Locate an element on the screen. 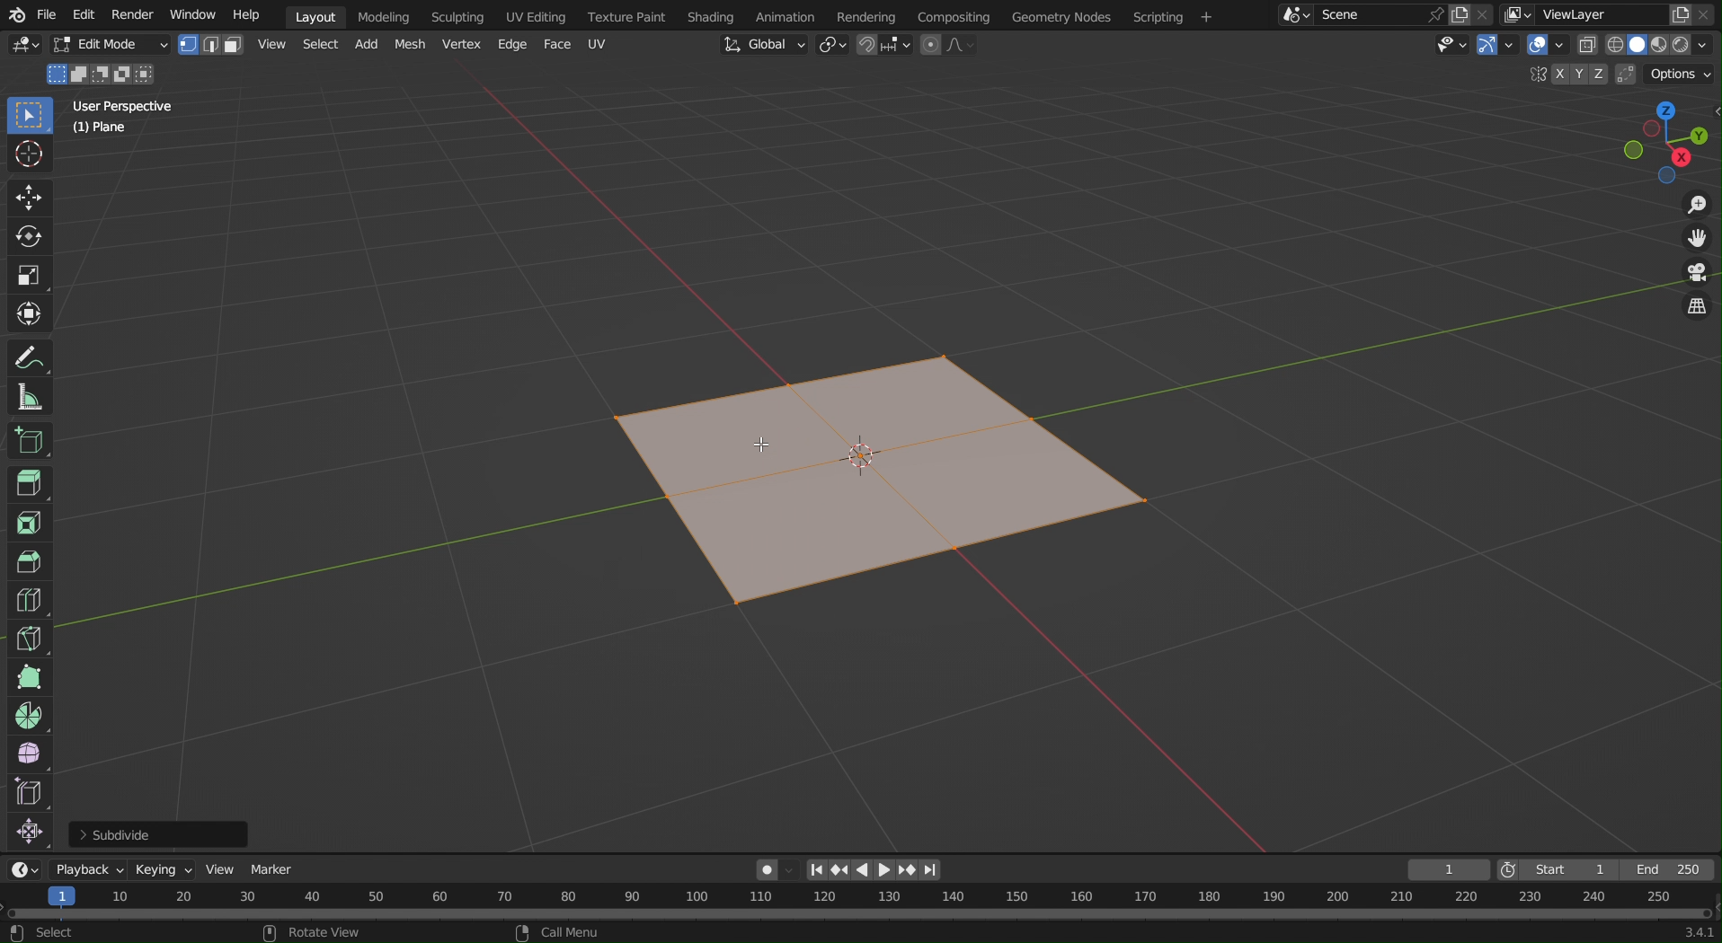  Editor Type is located at coordinates (22, 48).